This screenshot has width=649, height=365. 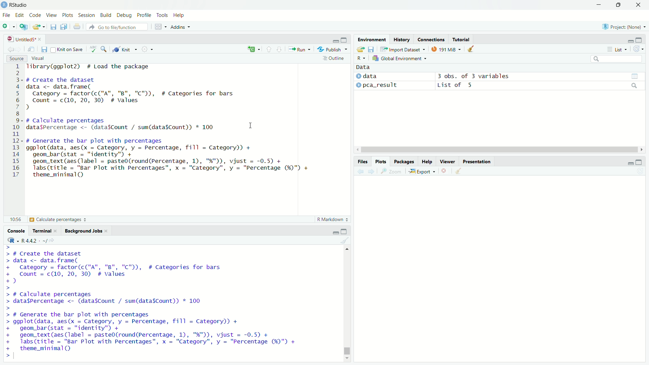 I want to click on go back, so click(x=11, y=49).